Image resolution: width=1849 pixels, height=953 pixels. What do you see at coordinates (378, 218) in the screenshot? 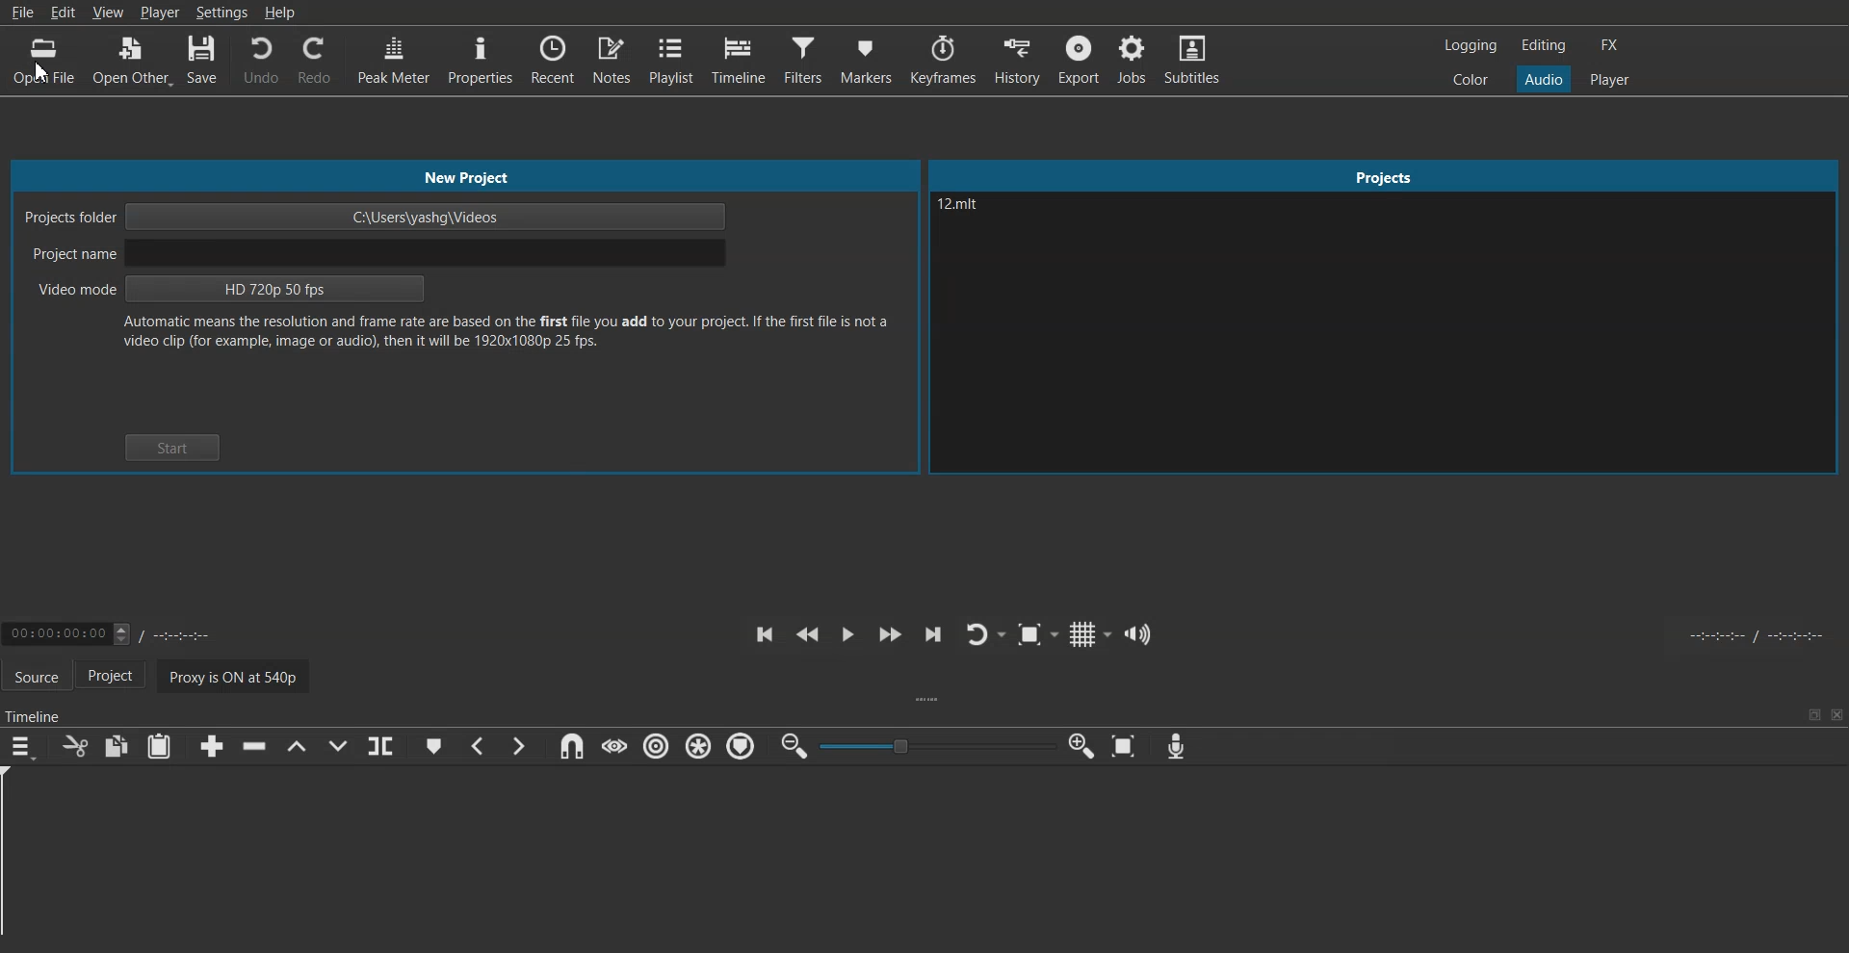
I see `Project folder path address` at bounding box center [378, 218].